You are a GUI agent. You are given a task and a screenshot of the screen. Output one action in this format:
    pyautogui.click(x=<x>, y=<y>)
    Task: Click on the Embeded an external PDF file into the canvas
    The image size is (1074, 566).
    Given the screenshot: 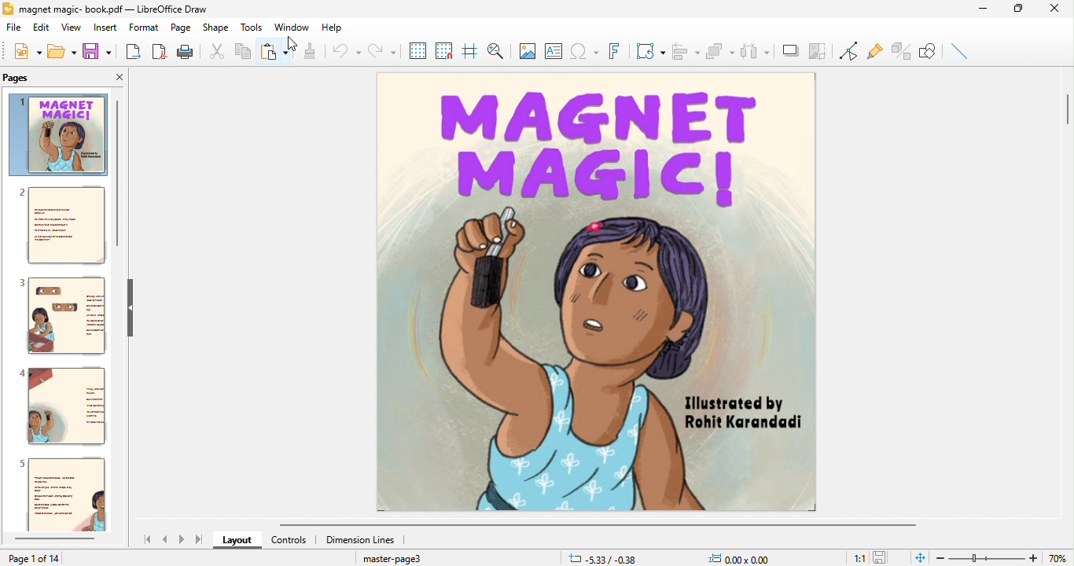 What is the action you would take?
    pyautogui.click(x=601, y=293)
    